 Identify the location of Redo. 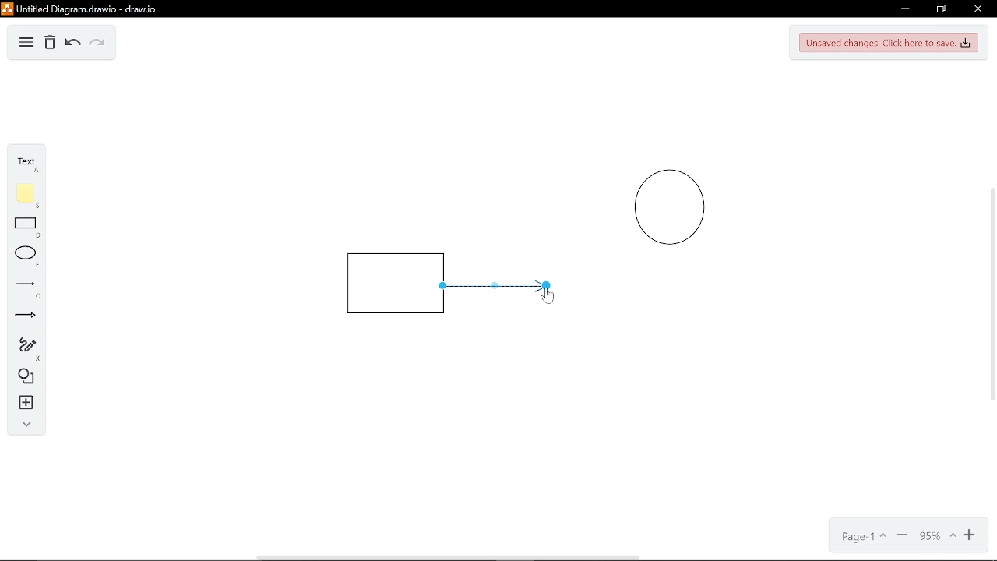
(98, 44).